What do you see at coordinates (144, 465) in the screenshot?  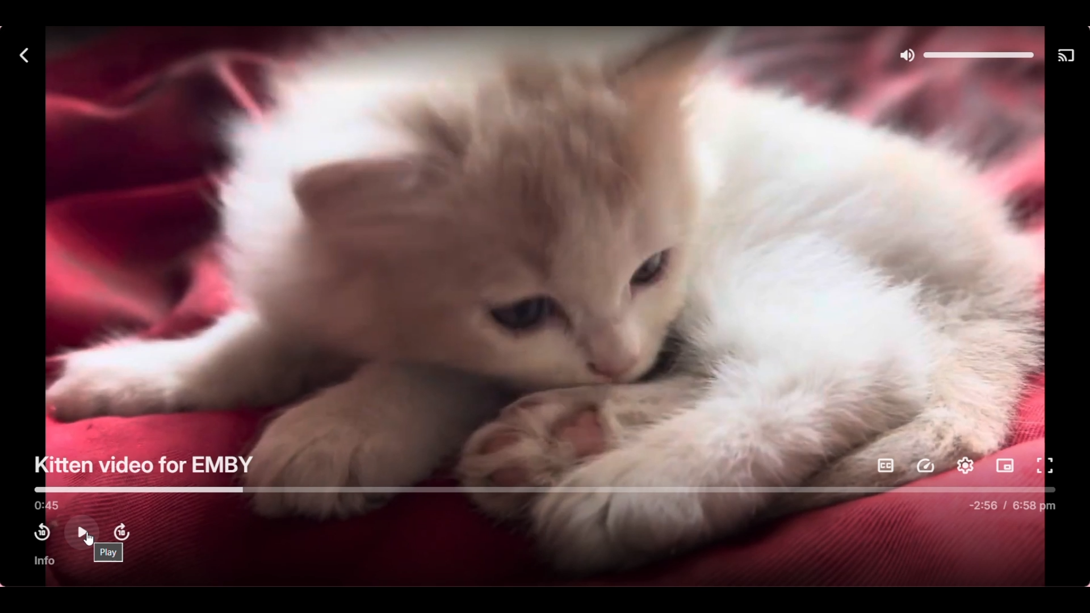 I see `Kitten video for Emby` at bounding box center [144, 465].